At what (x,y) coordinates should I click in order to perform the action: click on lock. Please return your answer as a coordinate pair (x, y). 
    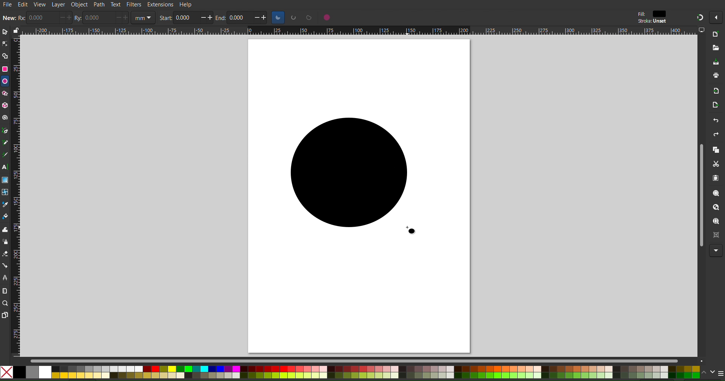
    Looking at the image, I should click on (15, 29).